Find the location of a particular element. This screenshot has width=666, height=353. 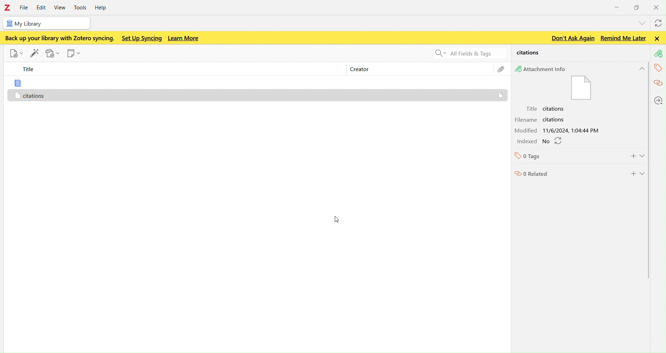

new note is located at coordinates (75, 52).